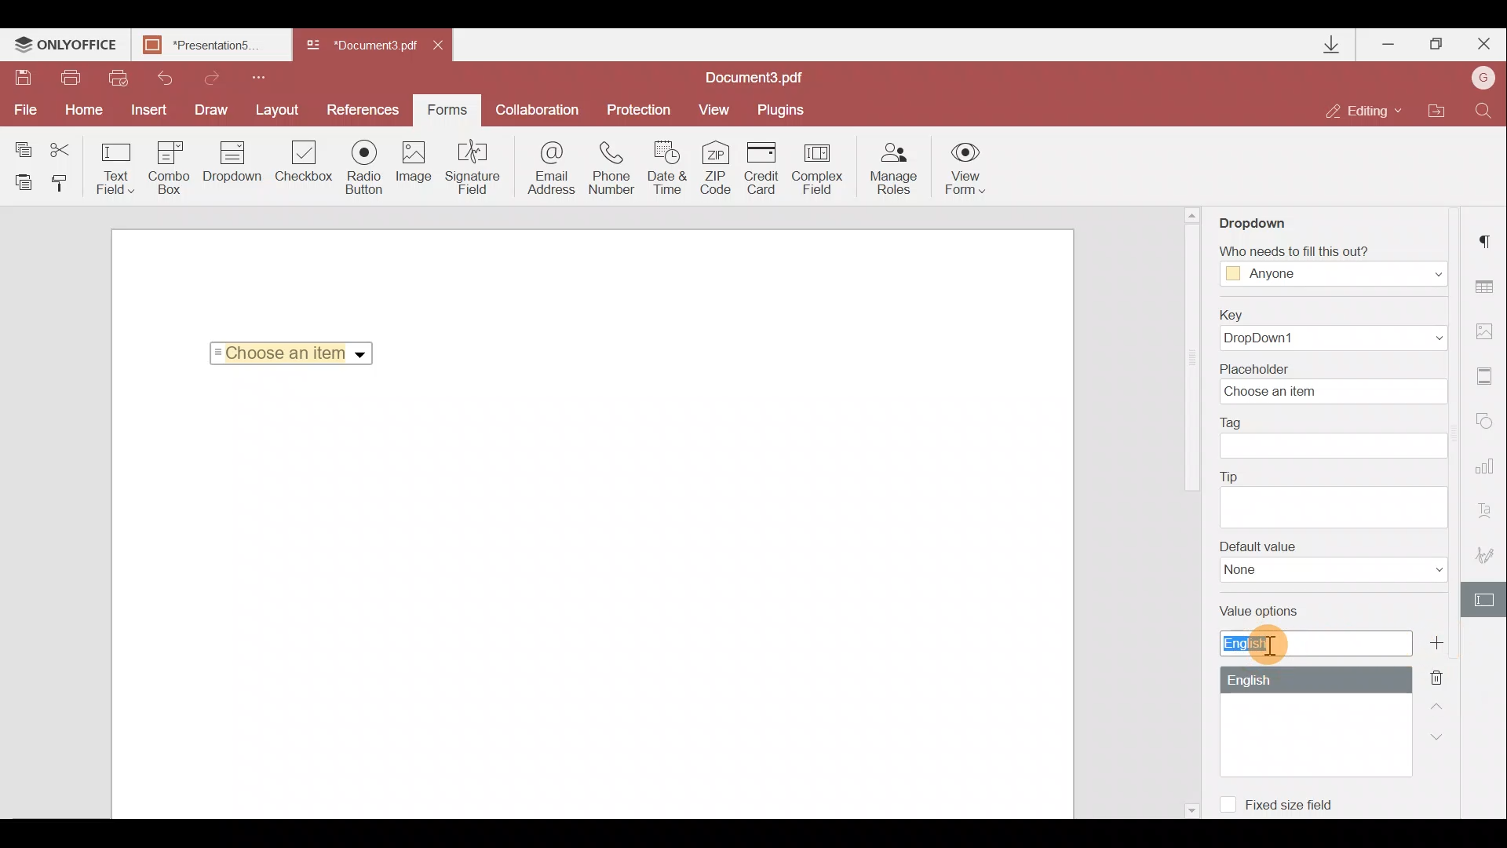  Describe the element at coordinates (1333, 45) in the screenshot. I see `Downloads` at that location.